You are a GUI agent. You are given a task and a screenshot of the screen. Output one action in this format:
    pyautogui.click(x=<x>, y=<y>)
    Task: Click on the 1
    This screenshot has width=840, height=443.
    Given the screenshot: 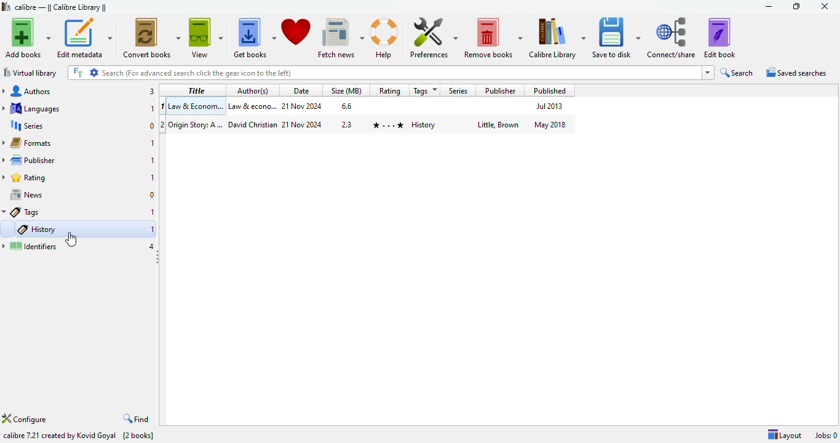 What is the action you would take?
    pyautogui.click(x=153, y=212)
    